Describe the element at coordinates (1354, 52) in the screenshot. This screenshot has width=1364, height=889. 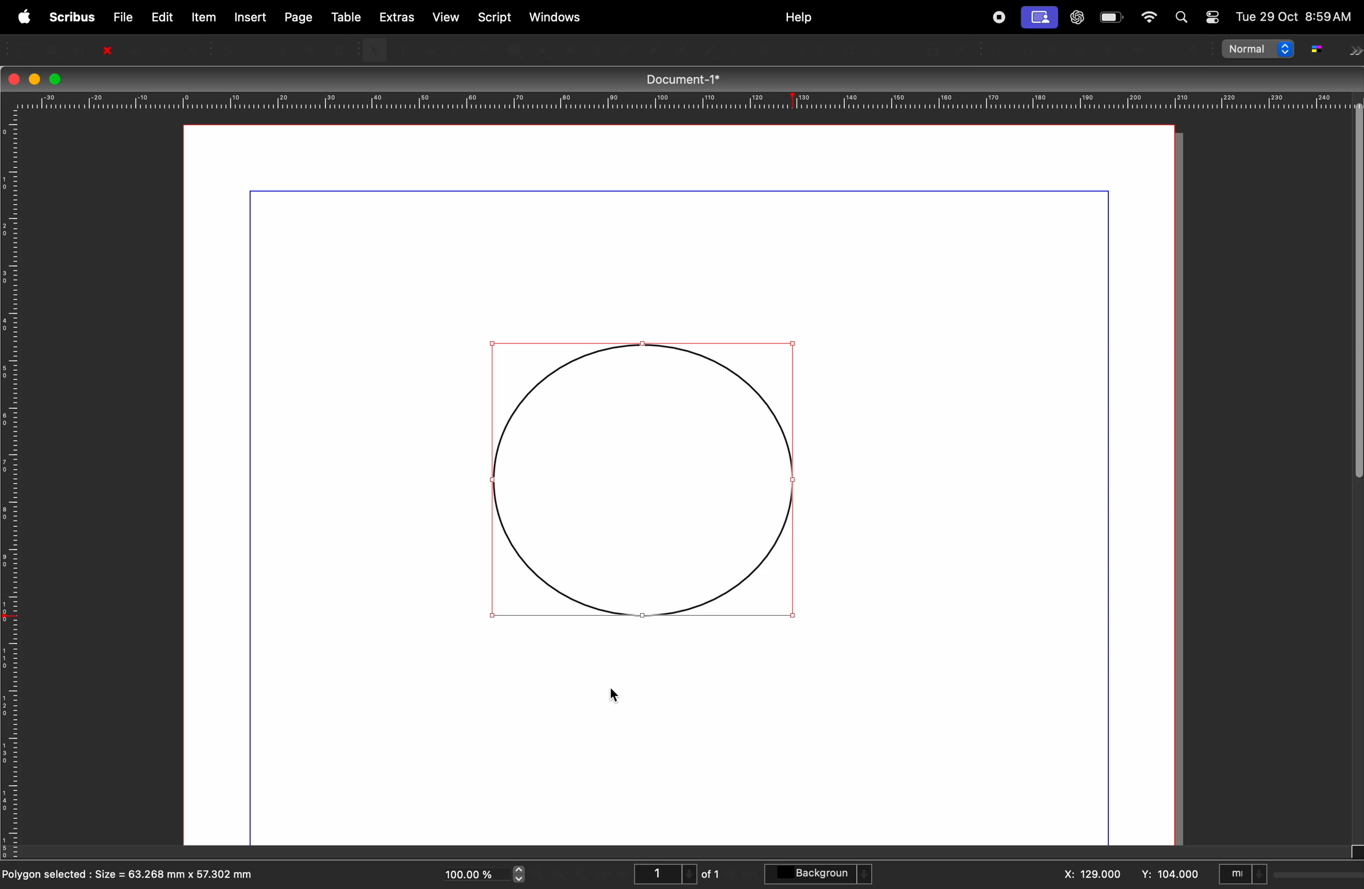
I see `next` at that location.